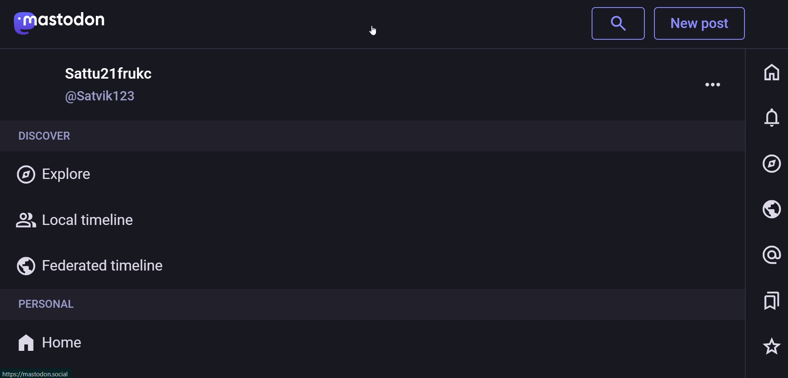  Describe the element at coordinates (78, 221) in the screenshot. I see `local timeline` at that location.